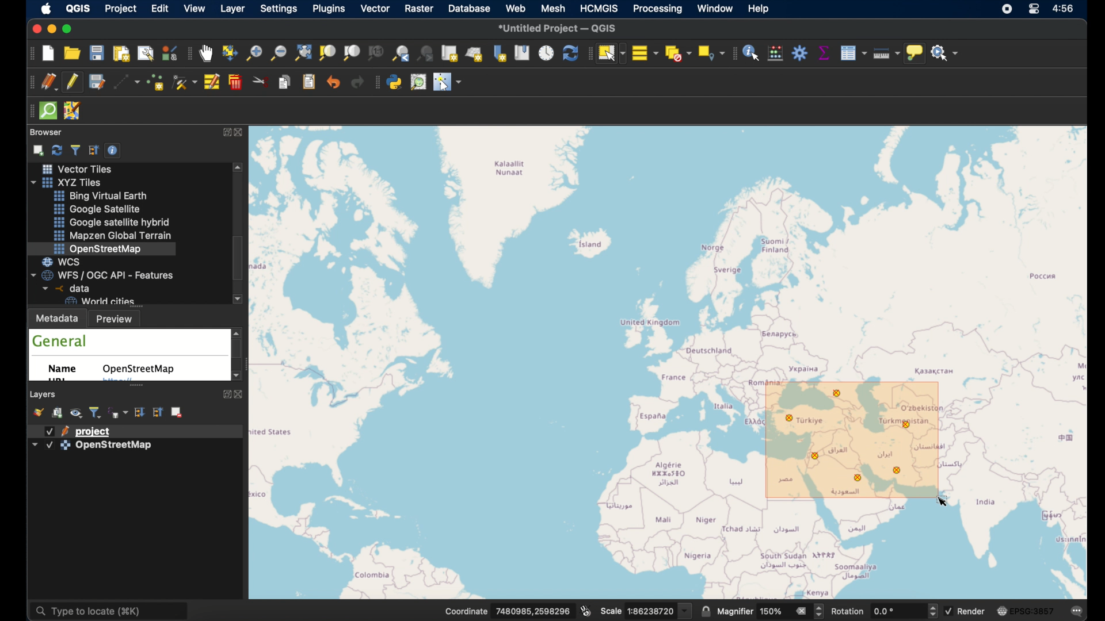 The image size is (1105, 621). I want to click on digitizing toolbar, so click(29, 82).